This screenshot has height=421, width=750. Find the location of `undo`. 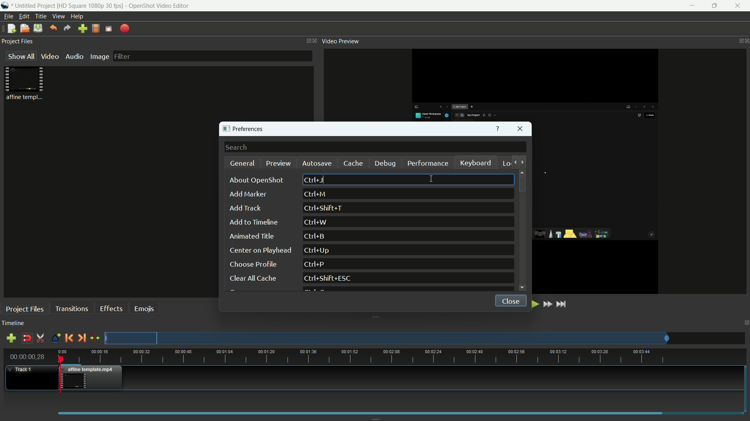

undo is located at coordinates (53, 28).